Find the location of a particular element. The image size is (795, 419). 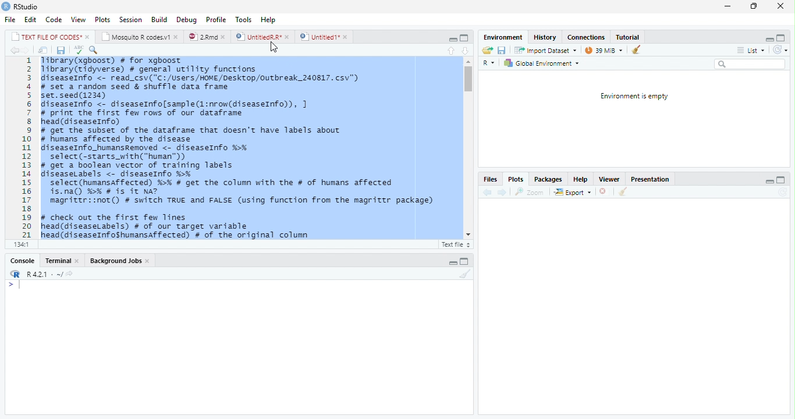

File is located at coordinates (9, 19).